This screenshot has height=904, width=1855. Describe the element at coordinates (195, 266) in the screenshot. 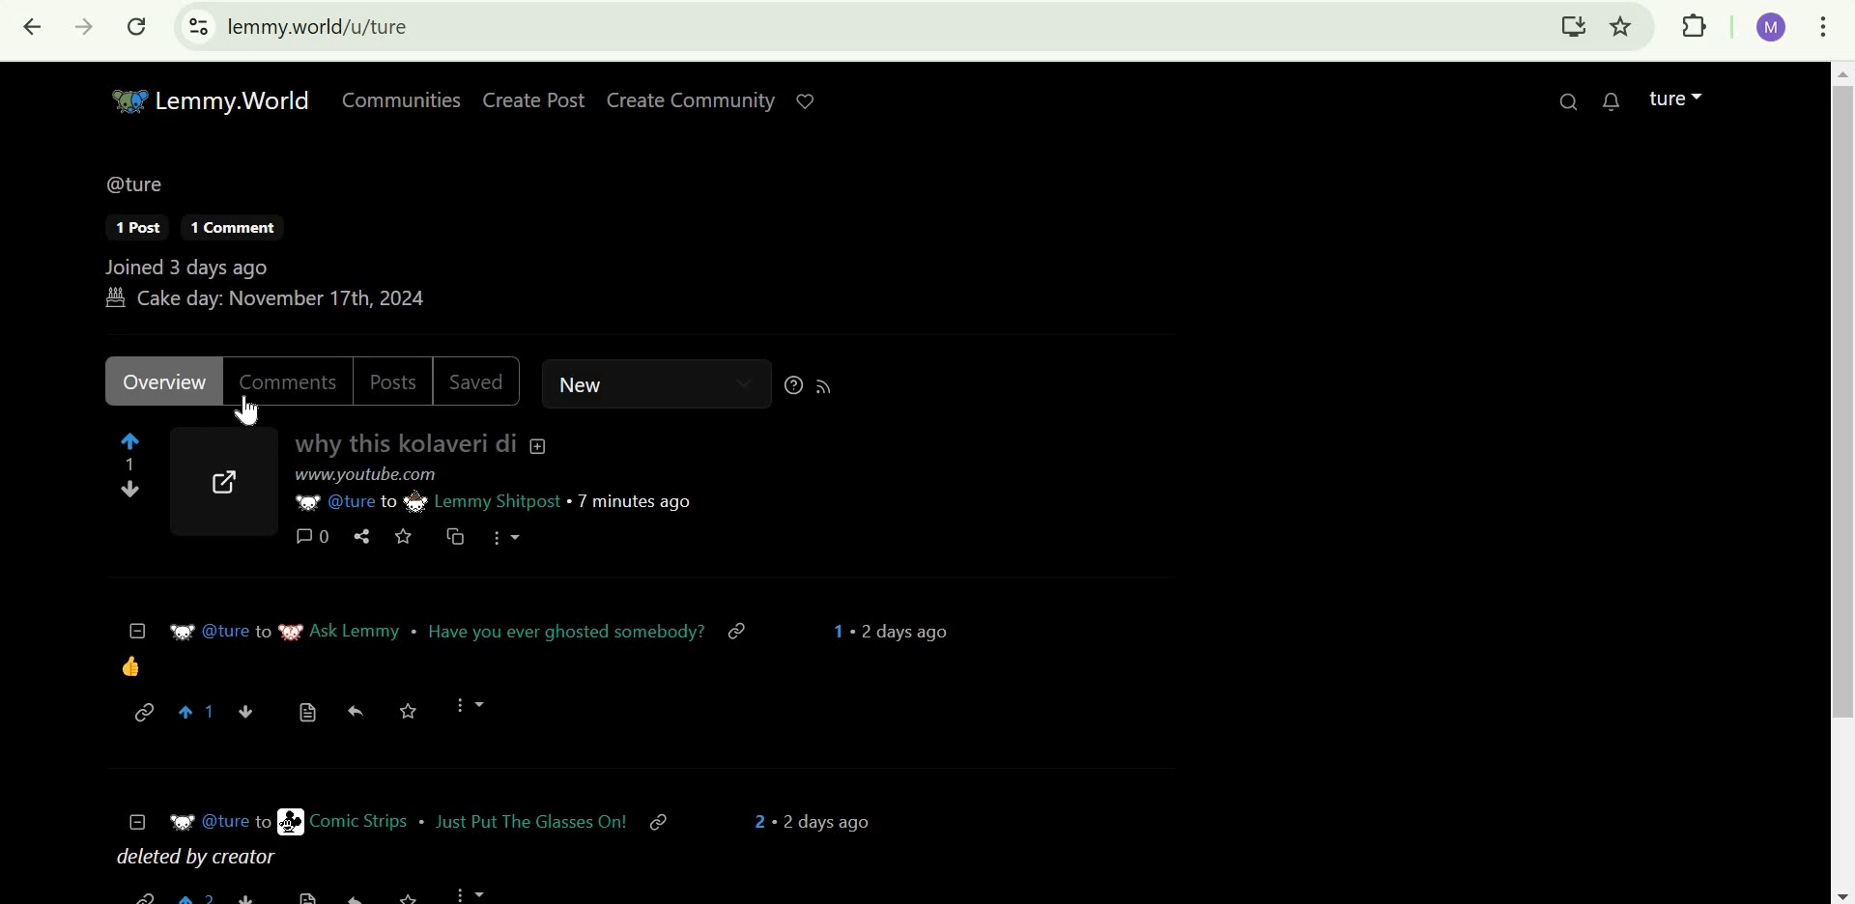

I see `joined 3 days ago` at that location.